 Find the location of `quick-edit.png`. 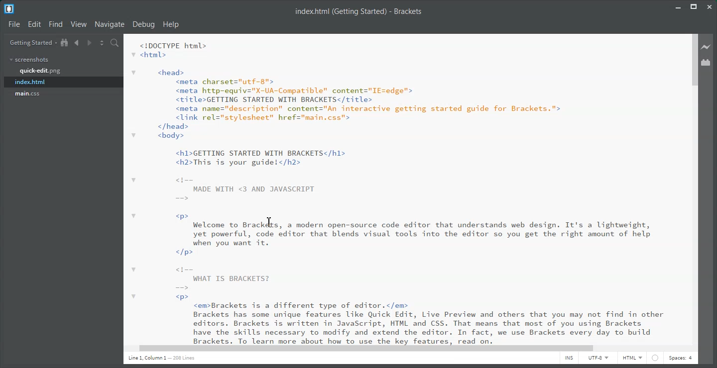

quick-edit.png is located at coordinates (40, 71).